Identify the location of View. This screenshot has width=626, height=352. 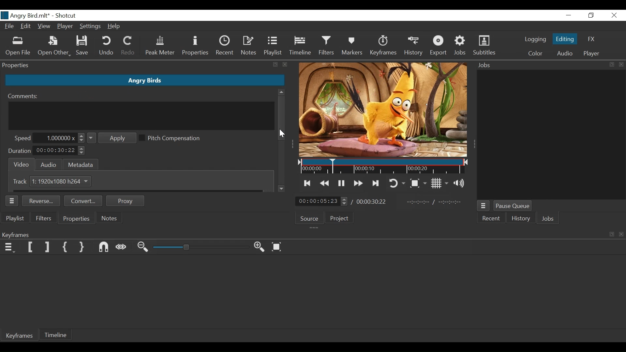
(43, 26).